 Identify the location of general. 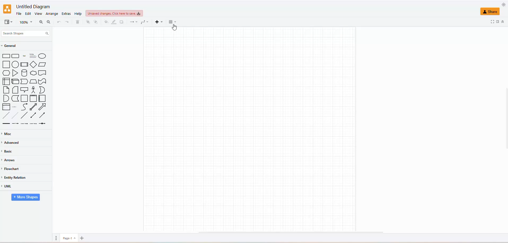
(14, 45).